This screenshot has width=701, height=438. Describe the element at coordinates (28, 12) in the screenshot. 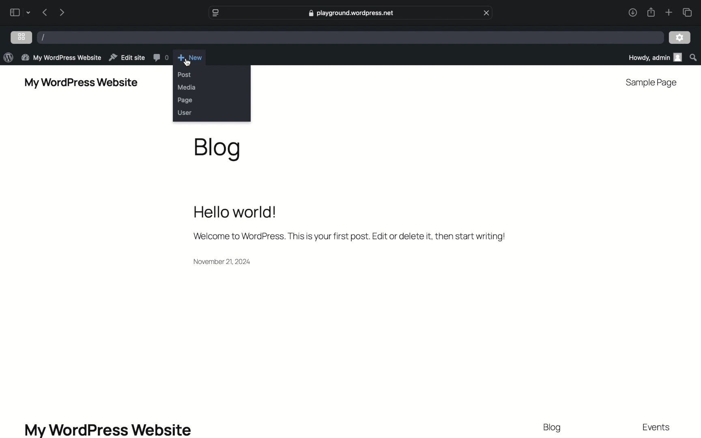

I see `dropdown` at that location.